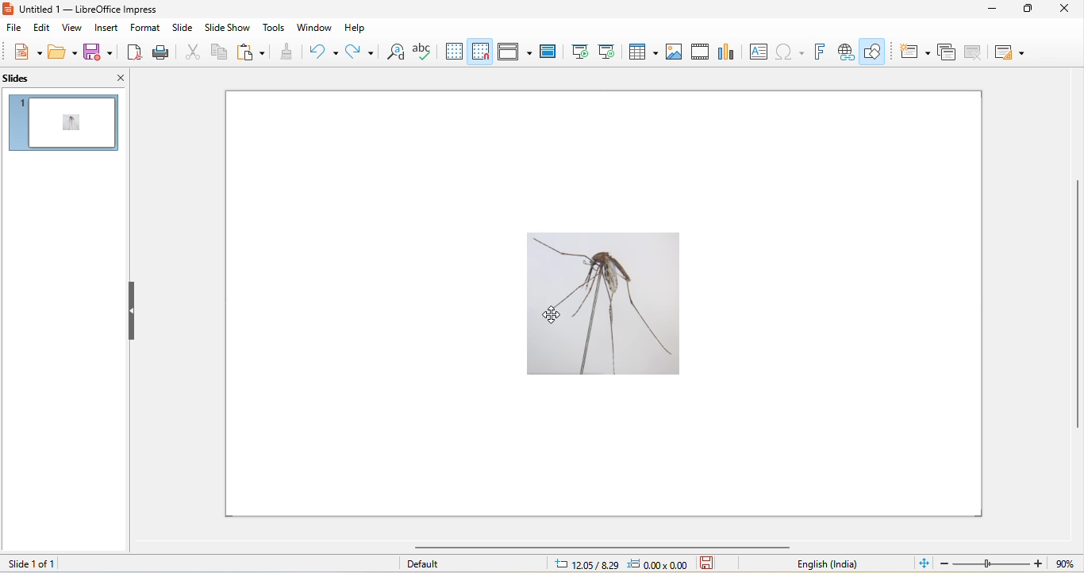 The width and height of the screenshot is (1084, 573). Describe the element at coordinates (273, 29) in the screenshot. I see `tools` at that location.